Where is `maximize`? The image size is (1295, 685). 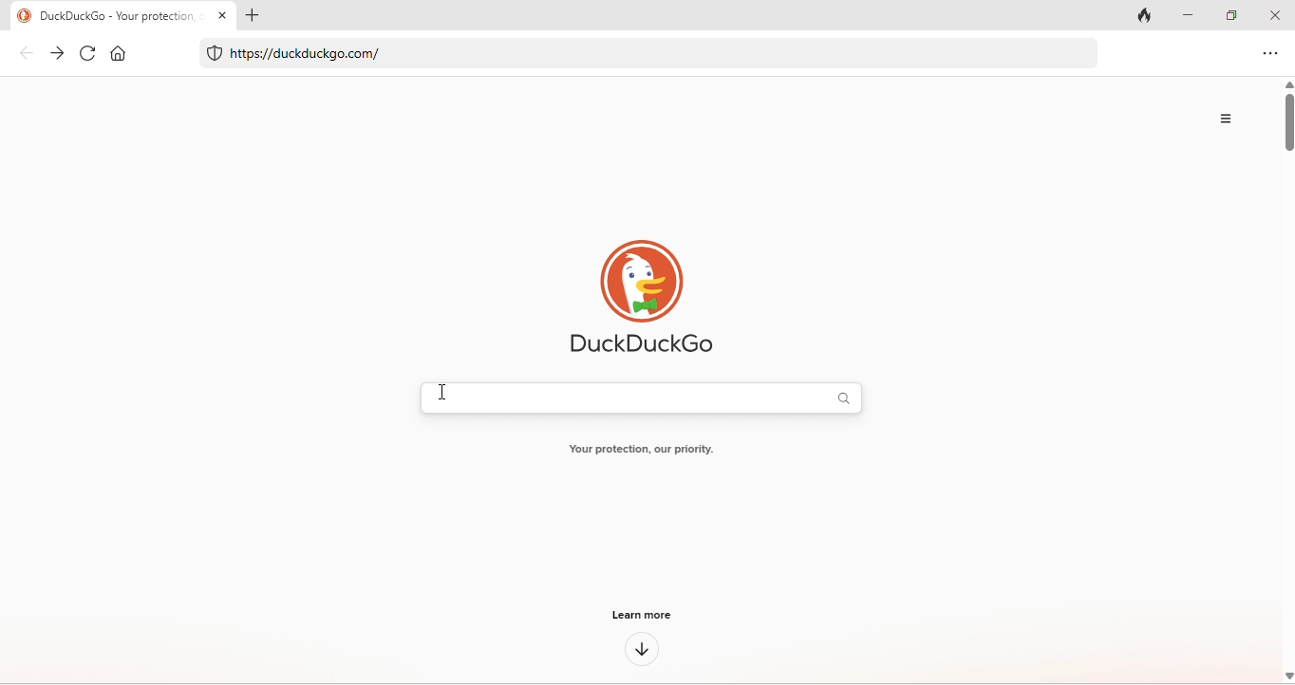 maximize is located at coordinates (1232, 13).